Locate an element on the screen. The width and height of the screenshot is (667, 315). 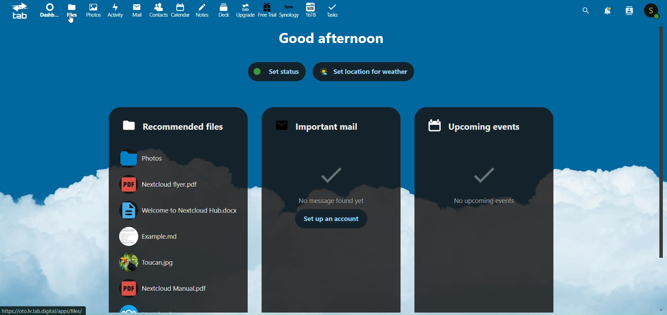
mail is located at coordinates (137, 11).